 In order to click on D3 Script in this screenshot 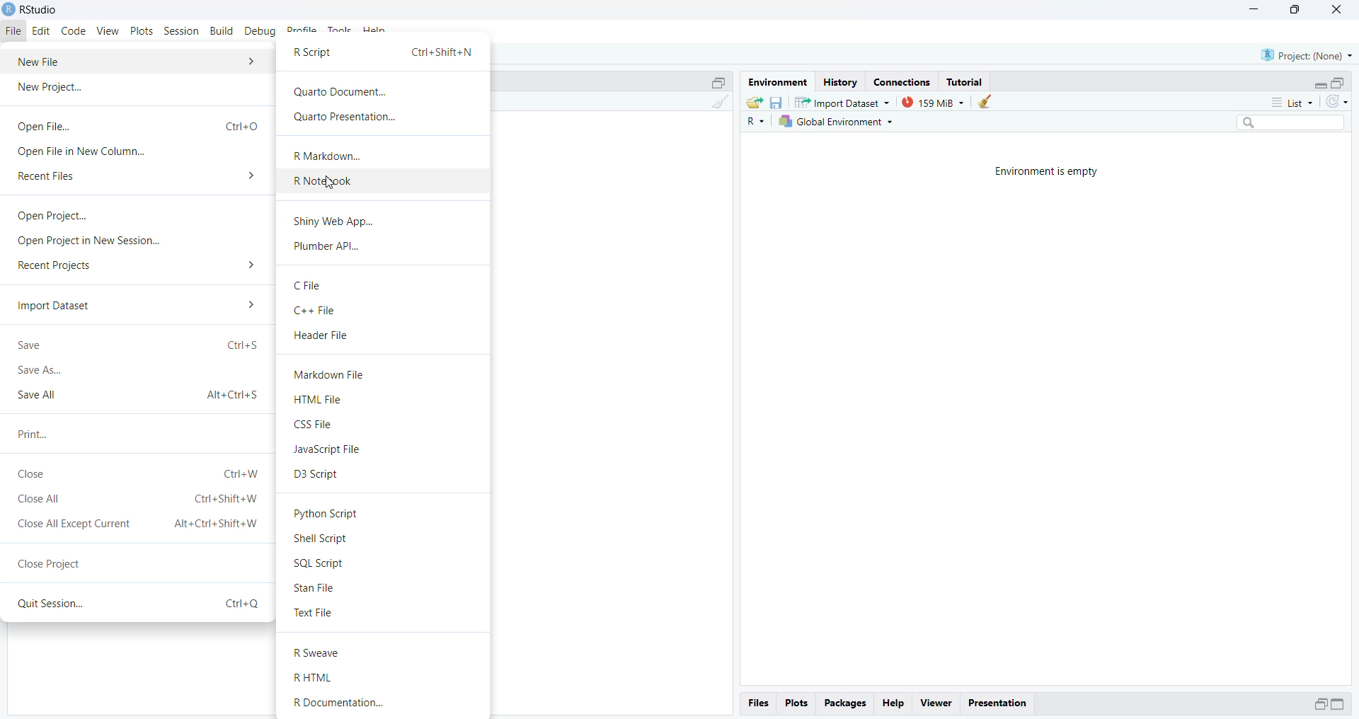, I will do `click(316, 475)`.